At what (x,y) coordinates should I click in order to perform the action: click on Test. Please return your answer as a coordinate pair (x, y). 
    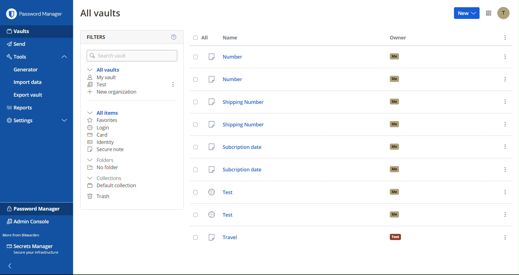
    Looking at the image, I should click on (99, 85).